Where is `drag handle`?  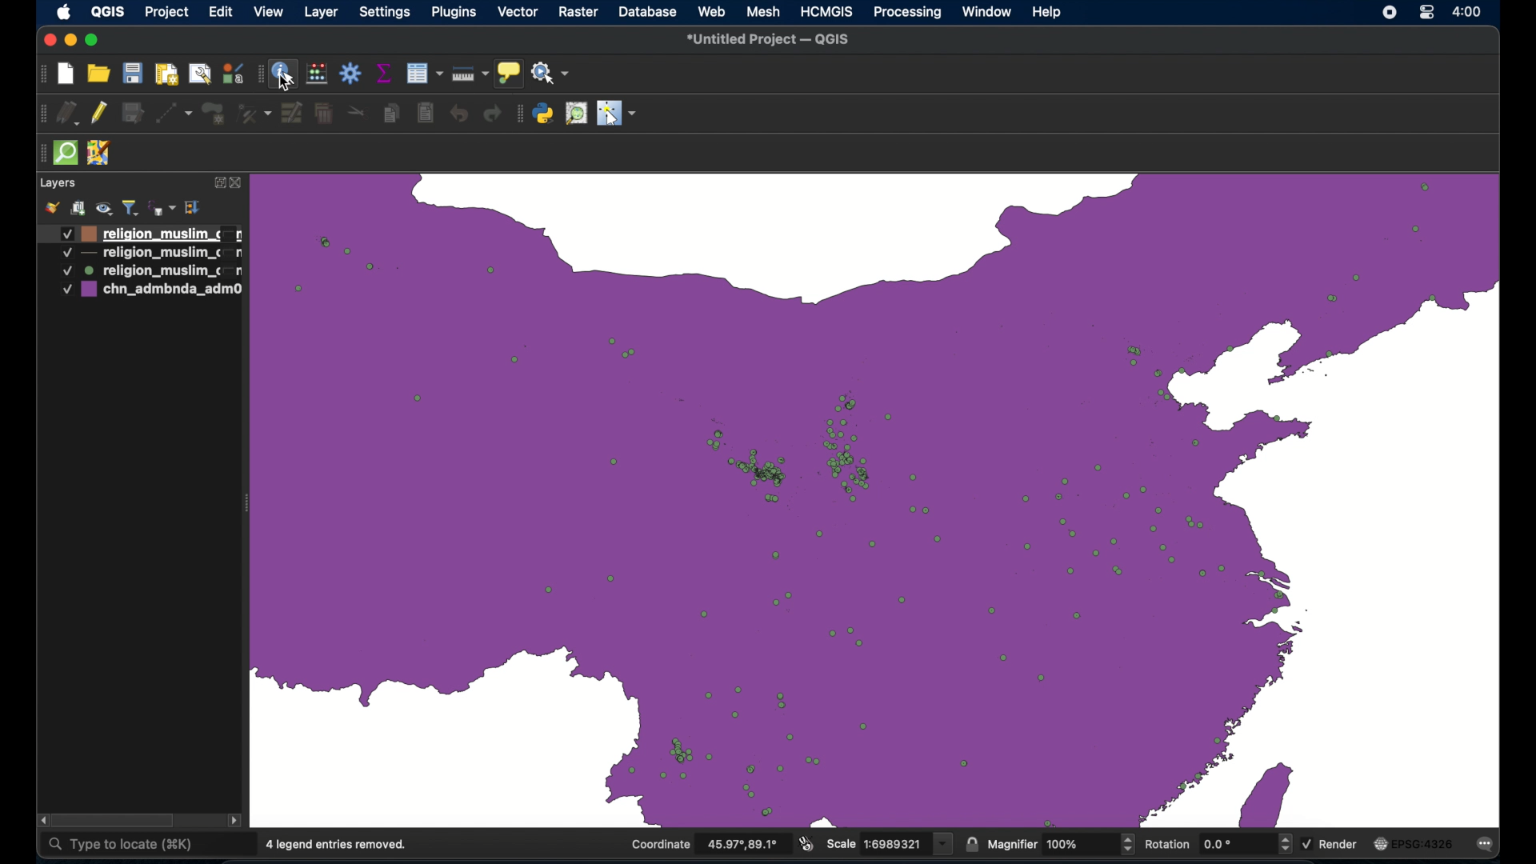 drag handle is located at coordinates (257, 74).